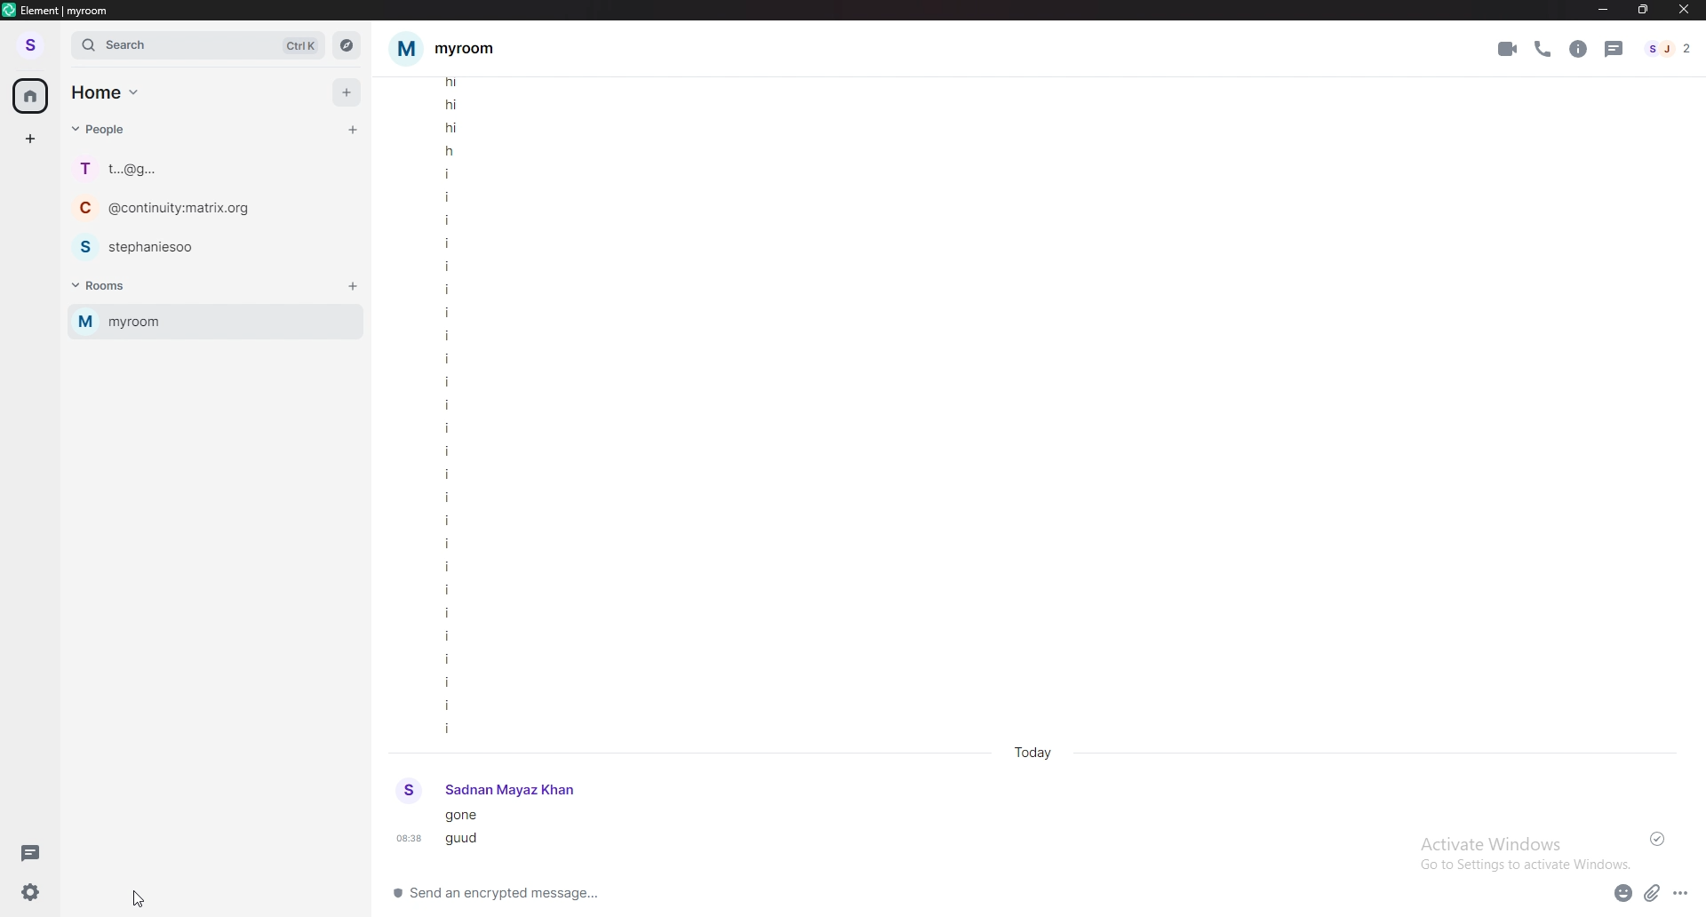  What do you see at coordinates (60, 45) in the screenshot?
I see `expand` at bounding box center [60, 45].